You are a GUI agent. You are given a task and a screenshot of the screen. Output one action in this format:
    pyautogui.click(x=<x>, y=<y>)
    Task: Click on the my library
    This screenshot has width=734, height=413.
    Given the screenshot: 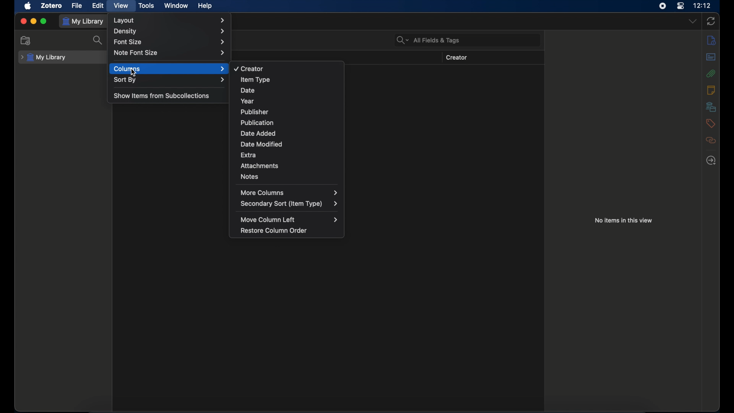 What is the action you would take?
    pyautogui.click(x=43, y=58)
    